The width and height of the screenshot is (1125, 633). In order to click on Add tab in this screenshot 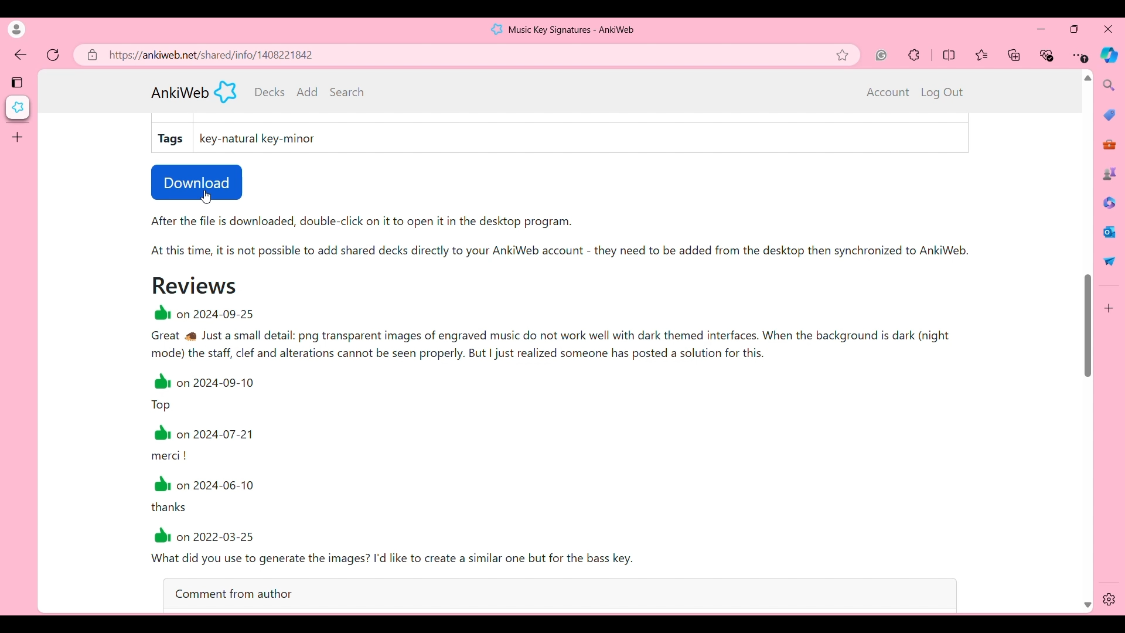, I will do `click(17, 137)`.